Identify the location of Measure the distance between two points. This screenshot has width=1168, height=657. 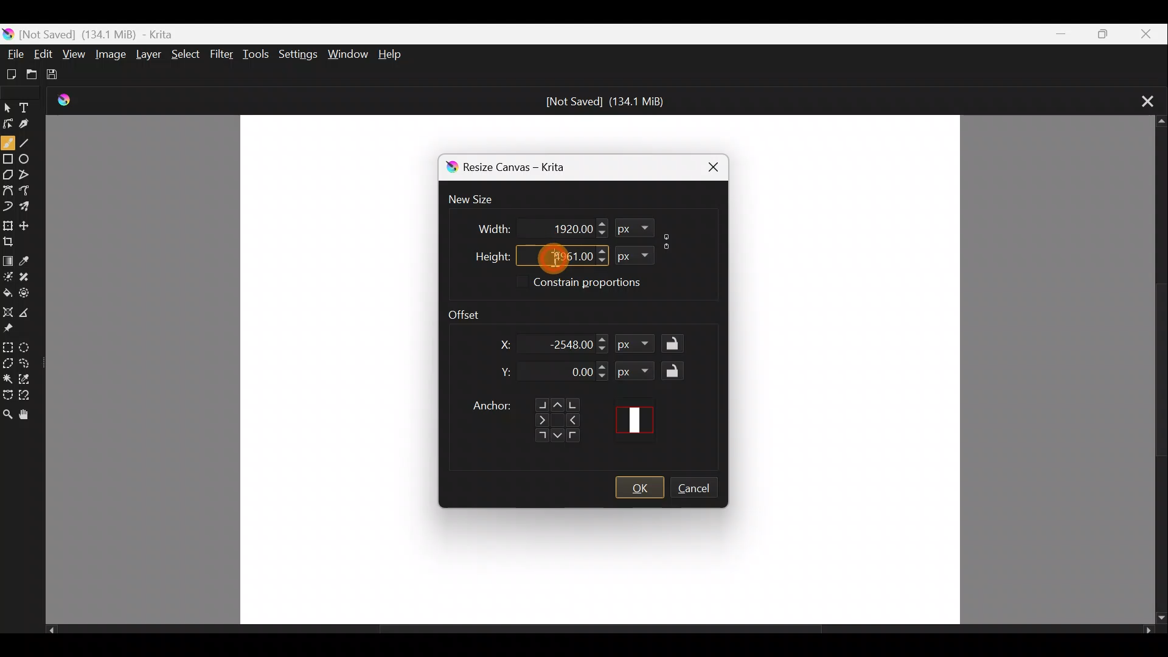
(28, 313).